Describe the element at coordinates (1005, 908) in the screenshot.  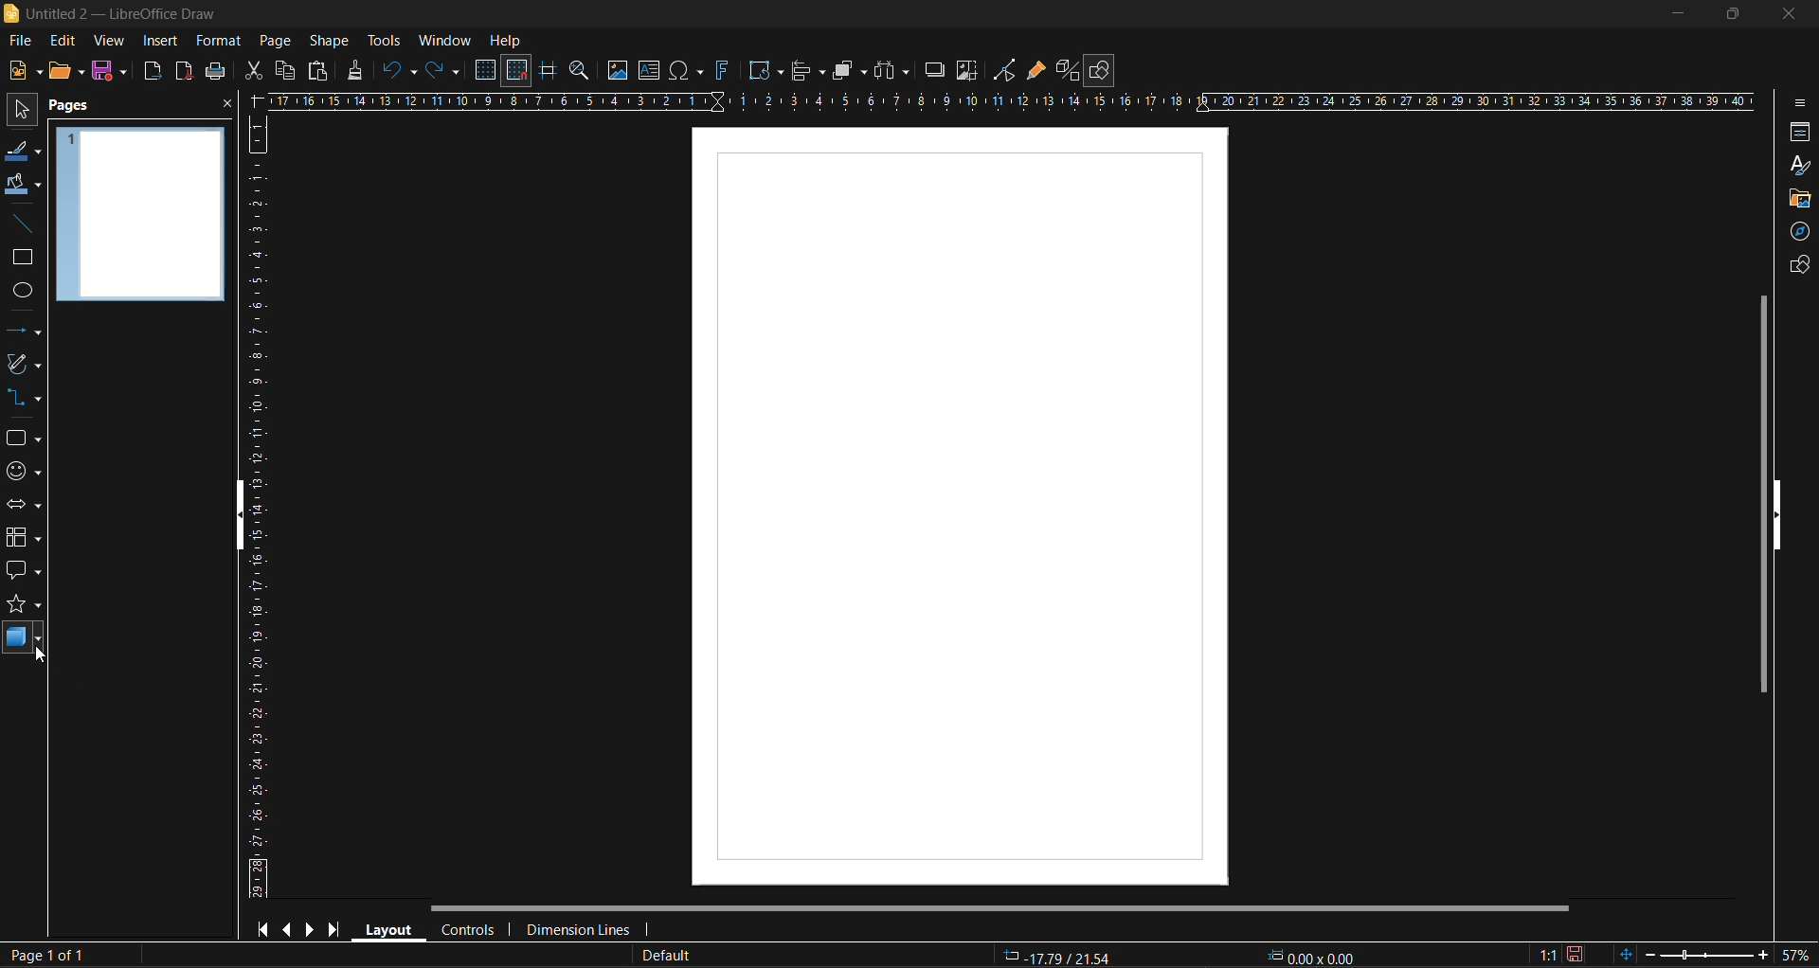
I see `horizontal scroll bar` at that location.